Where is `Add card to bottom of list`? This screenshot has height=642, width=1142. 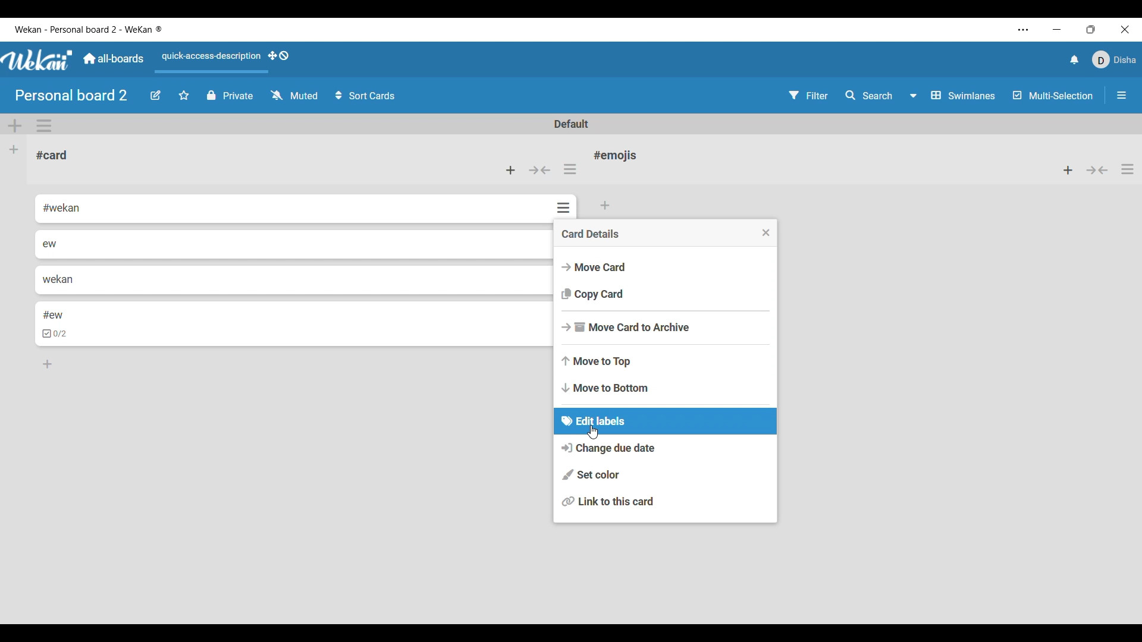 Add card to bottom of list is located at coordinates (48, 364).